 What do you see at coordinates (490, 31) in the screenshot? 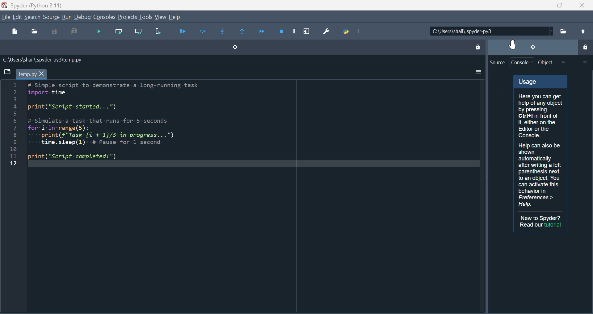
I see `C:\Users\shail\.spyder-py3` at bounding box center [490, 31].